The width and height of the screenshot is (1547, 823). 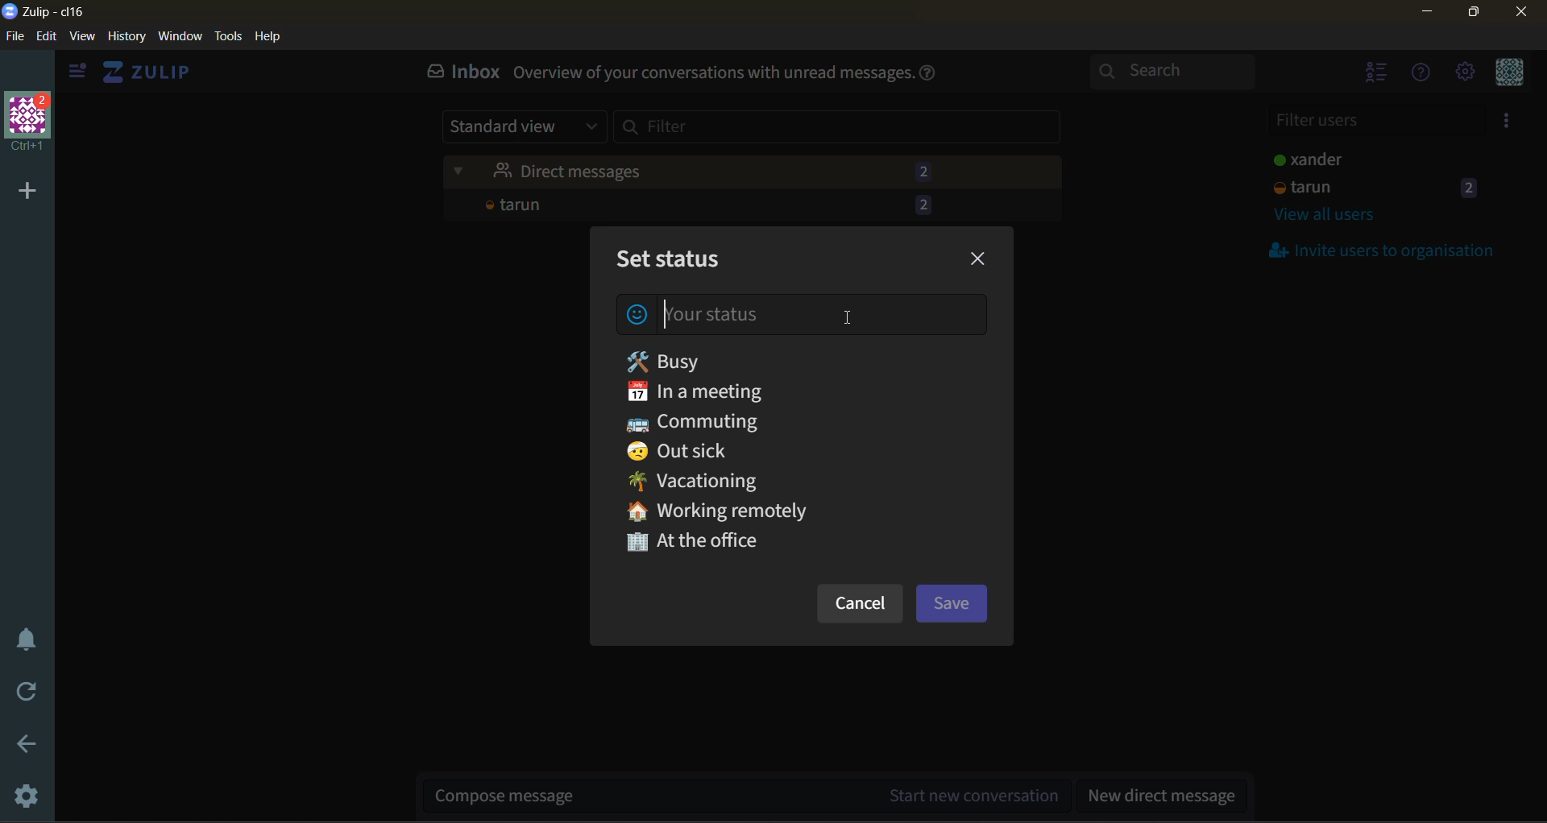 I want to click on cancel, so click(x=860, y=607).